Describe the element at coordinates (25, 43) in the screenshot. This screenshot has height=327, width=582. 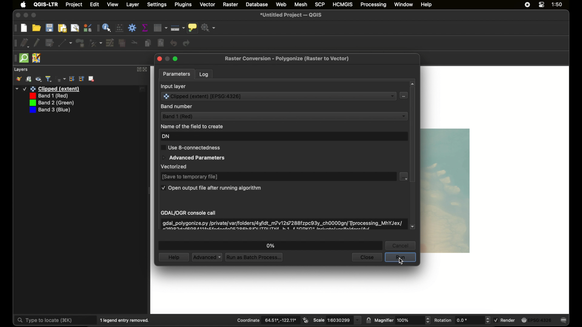
I see `current edits` at that location.